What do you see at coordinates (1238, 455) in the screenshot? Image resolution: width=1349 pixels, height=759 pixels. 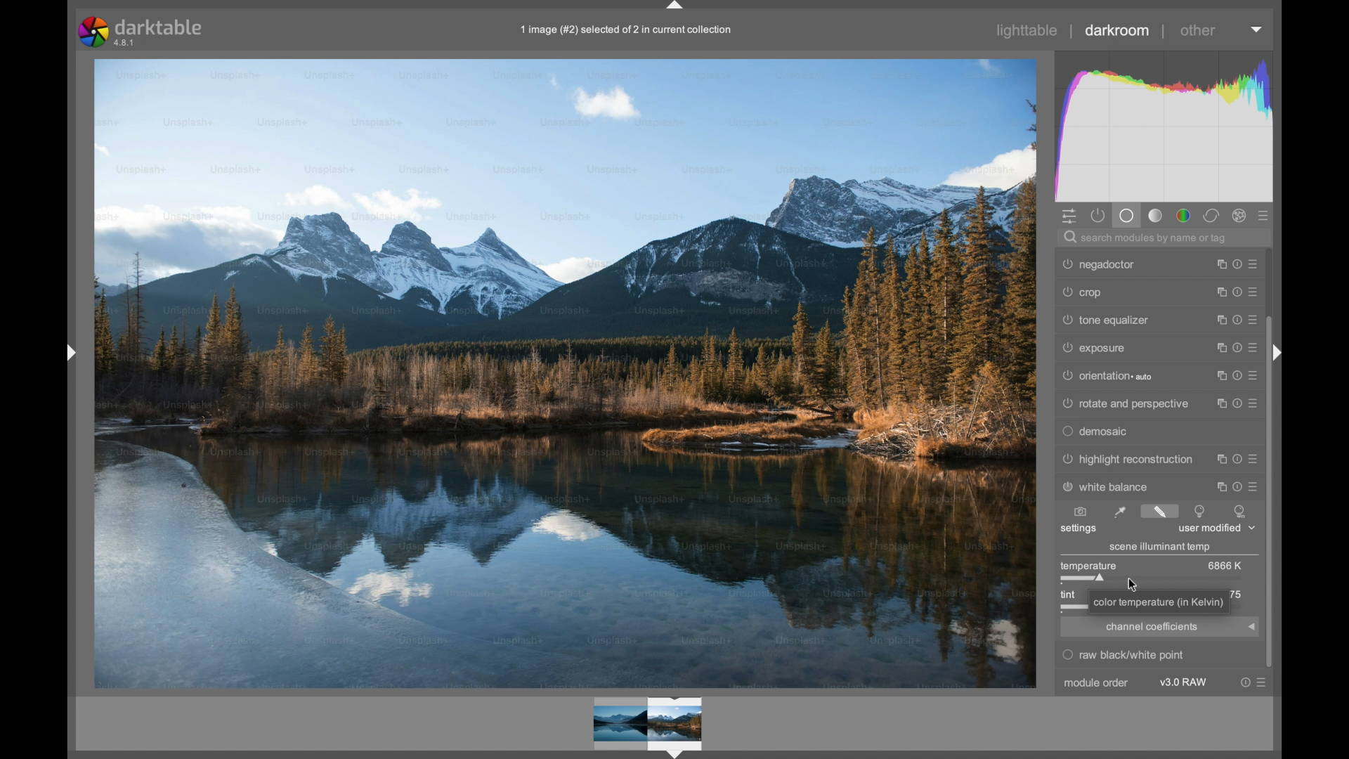 I see `reset parameters` at bounding box center [1238, 455].